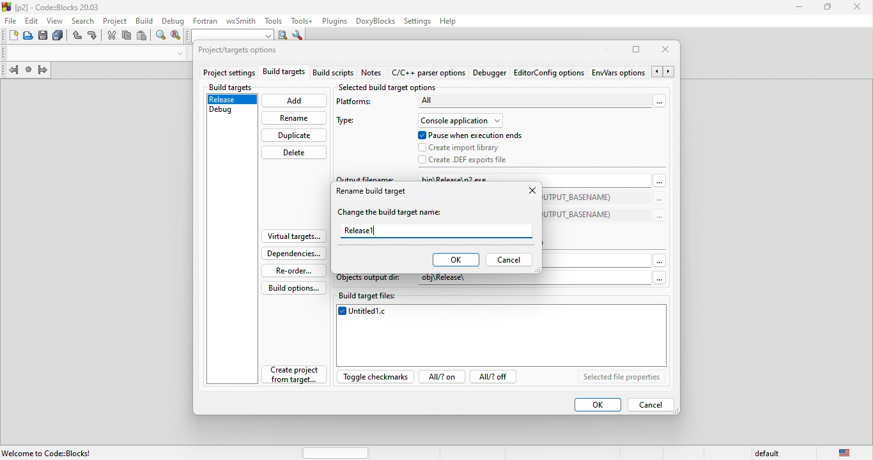 The width and height of the screenshot is (873, 460). What do you see at coordinates (582, 198) in the screenshot?
I see `(TARGET_OUTPUT_DIR)$(TARGET_OUTPUT_BASENAME)` at bounding box center [582, 198].